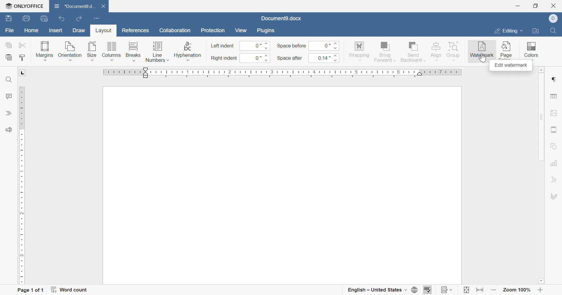  Describe the element at coordinates (136, 30) in the screenshot. I see `references` at that location.